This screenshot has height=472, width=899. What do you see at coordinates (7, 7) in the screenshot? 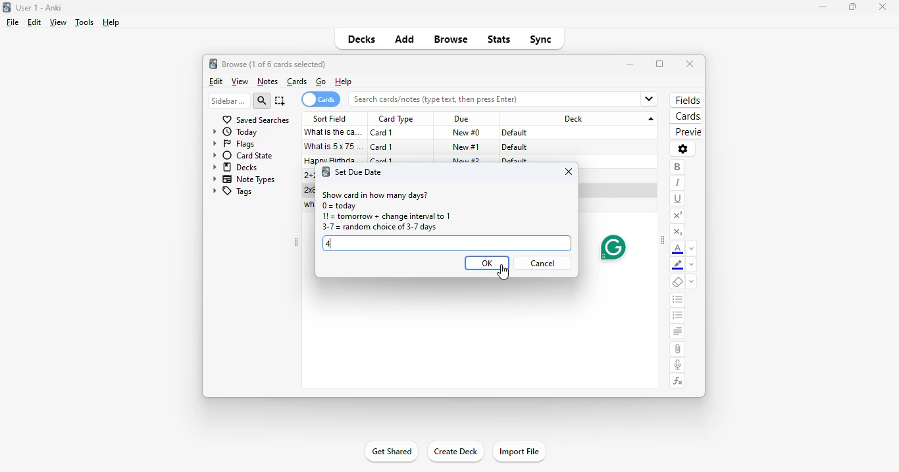
I see `logo` at bounding box center [7, 7].